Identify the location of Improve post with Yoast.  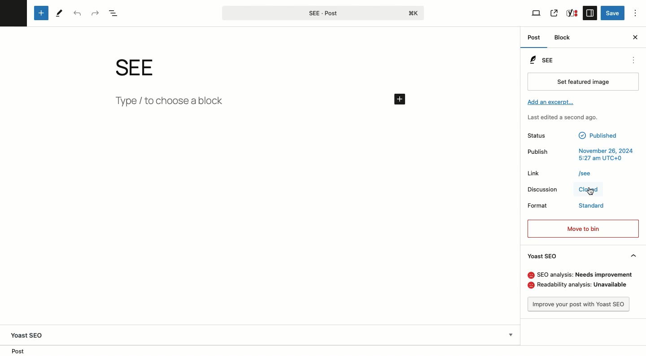
(579, 305).